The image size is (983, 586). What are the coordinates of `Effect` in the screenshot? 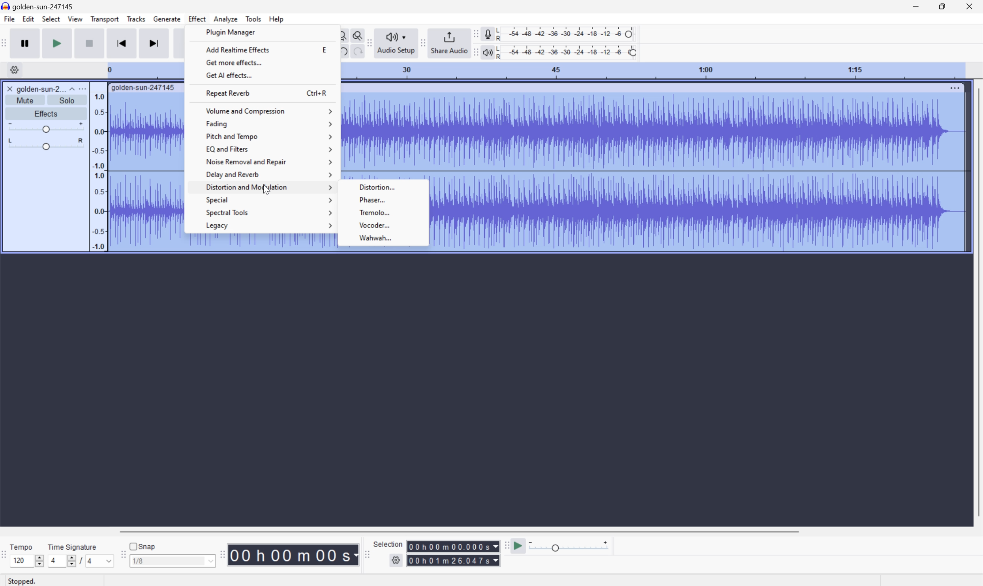 It's located at (197, 19).